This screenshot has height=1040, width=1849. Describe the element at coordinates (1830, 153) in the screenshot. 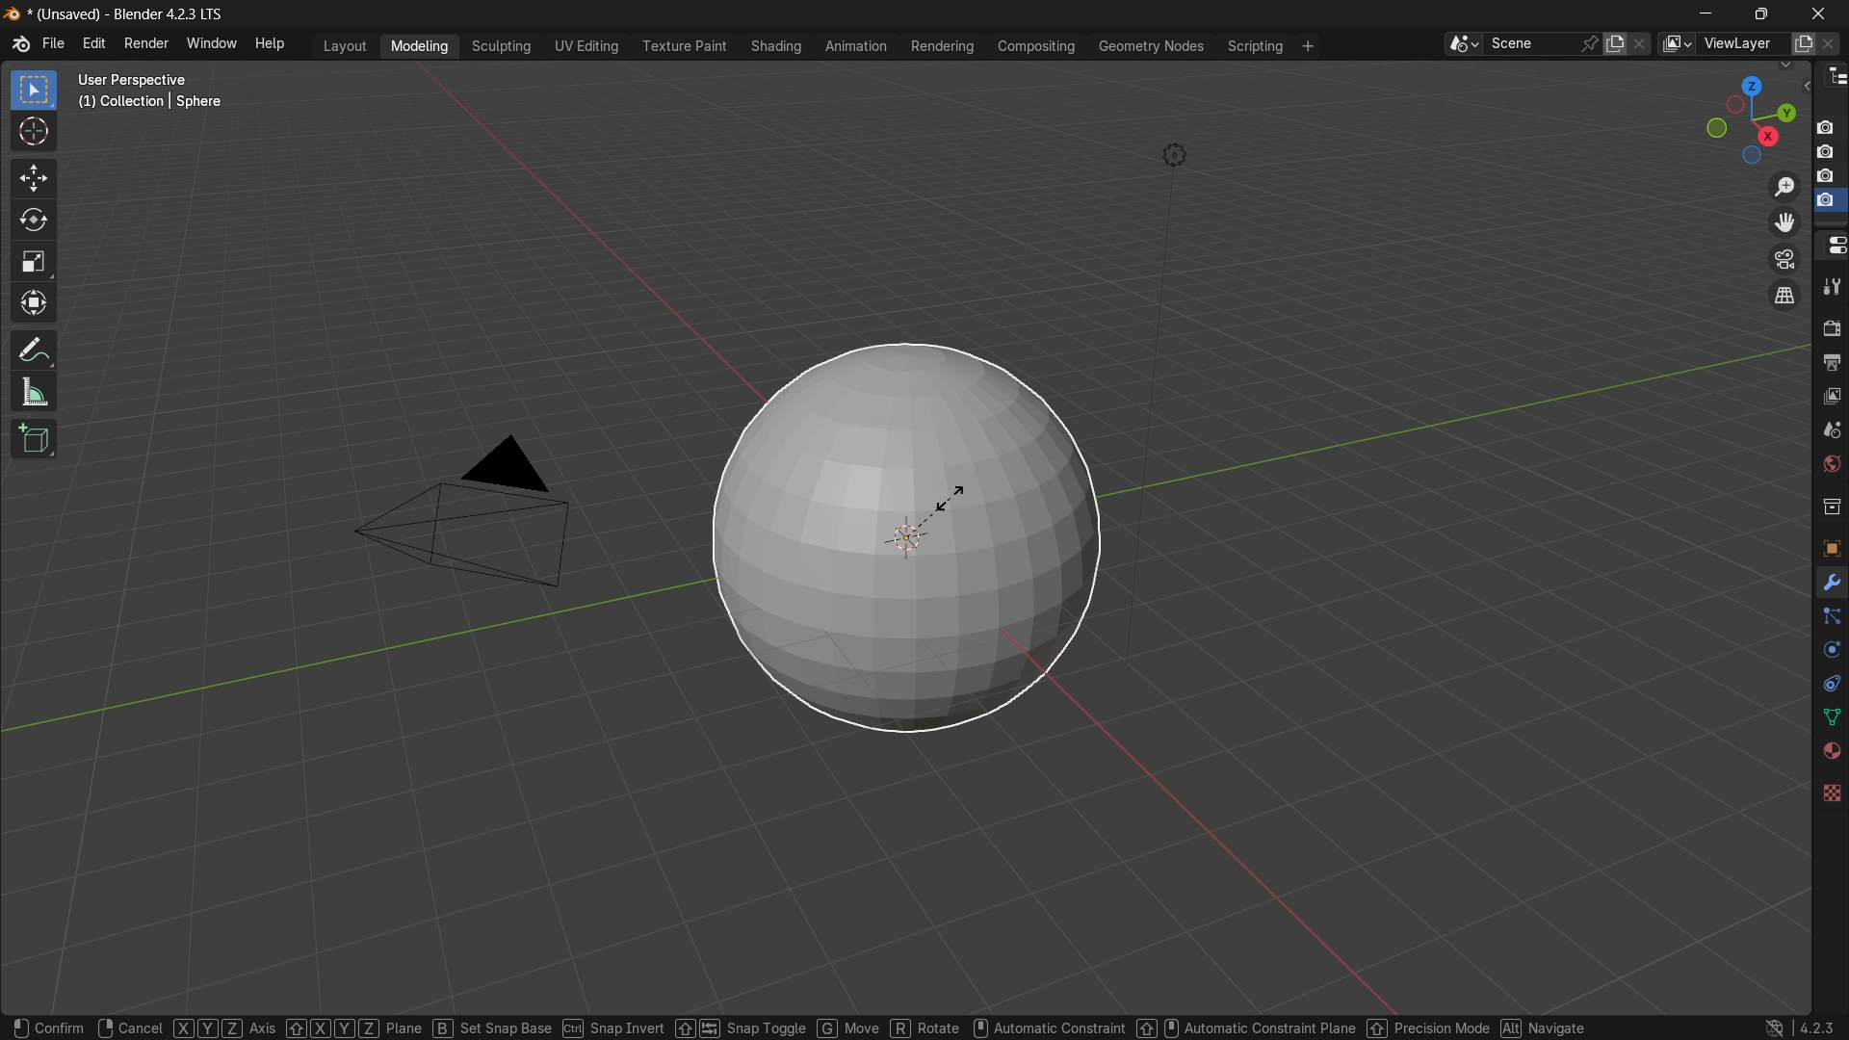

I see `capture` at that location.